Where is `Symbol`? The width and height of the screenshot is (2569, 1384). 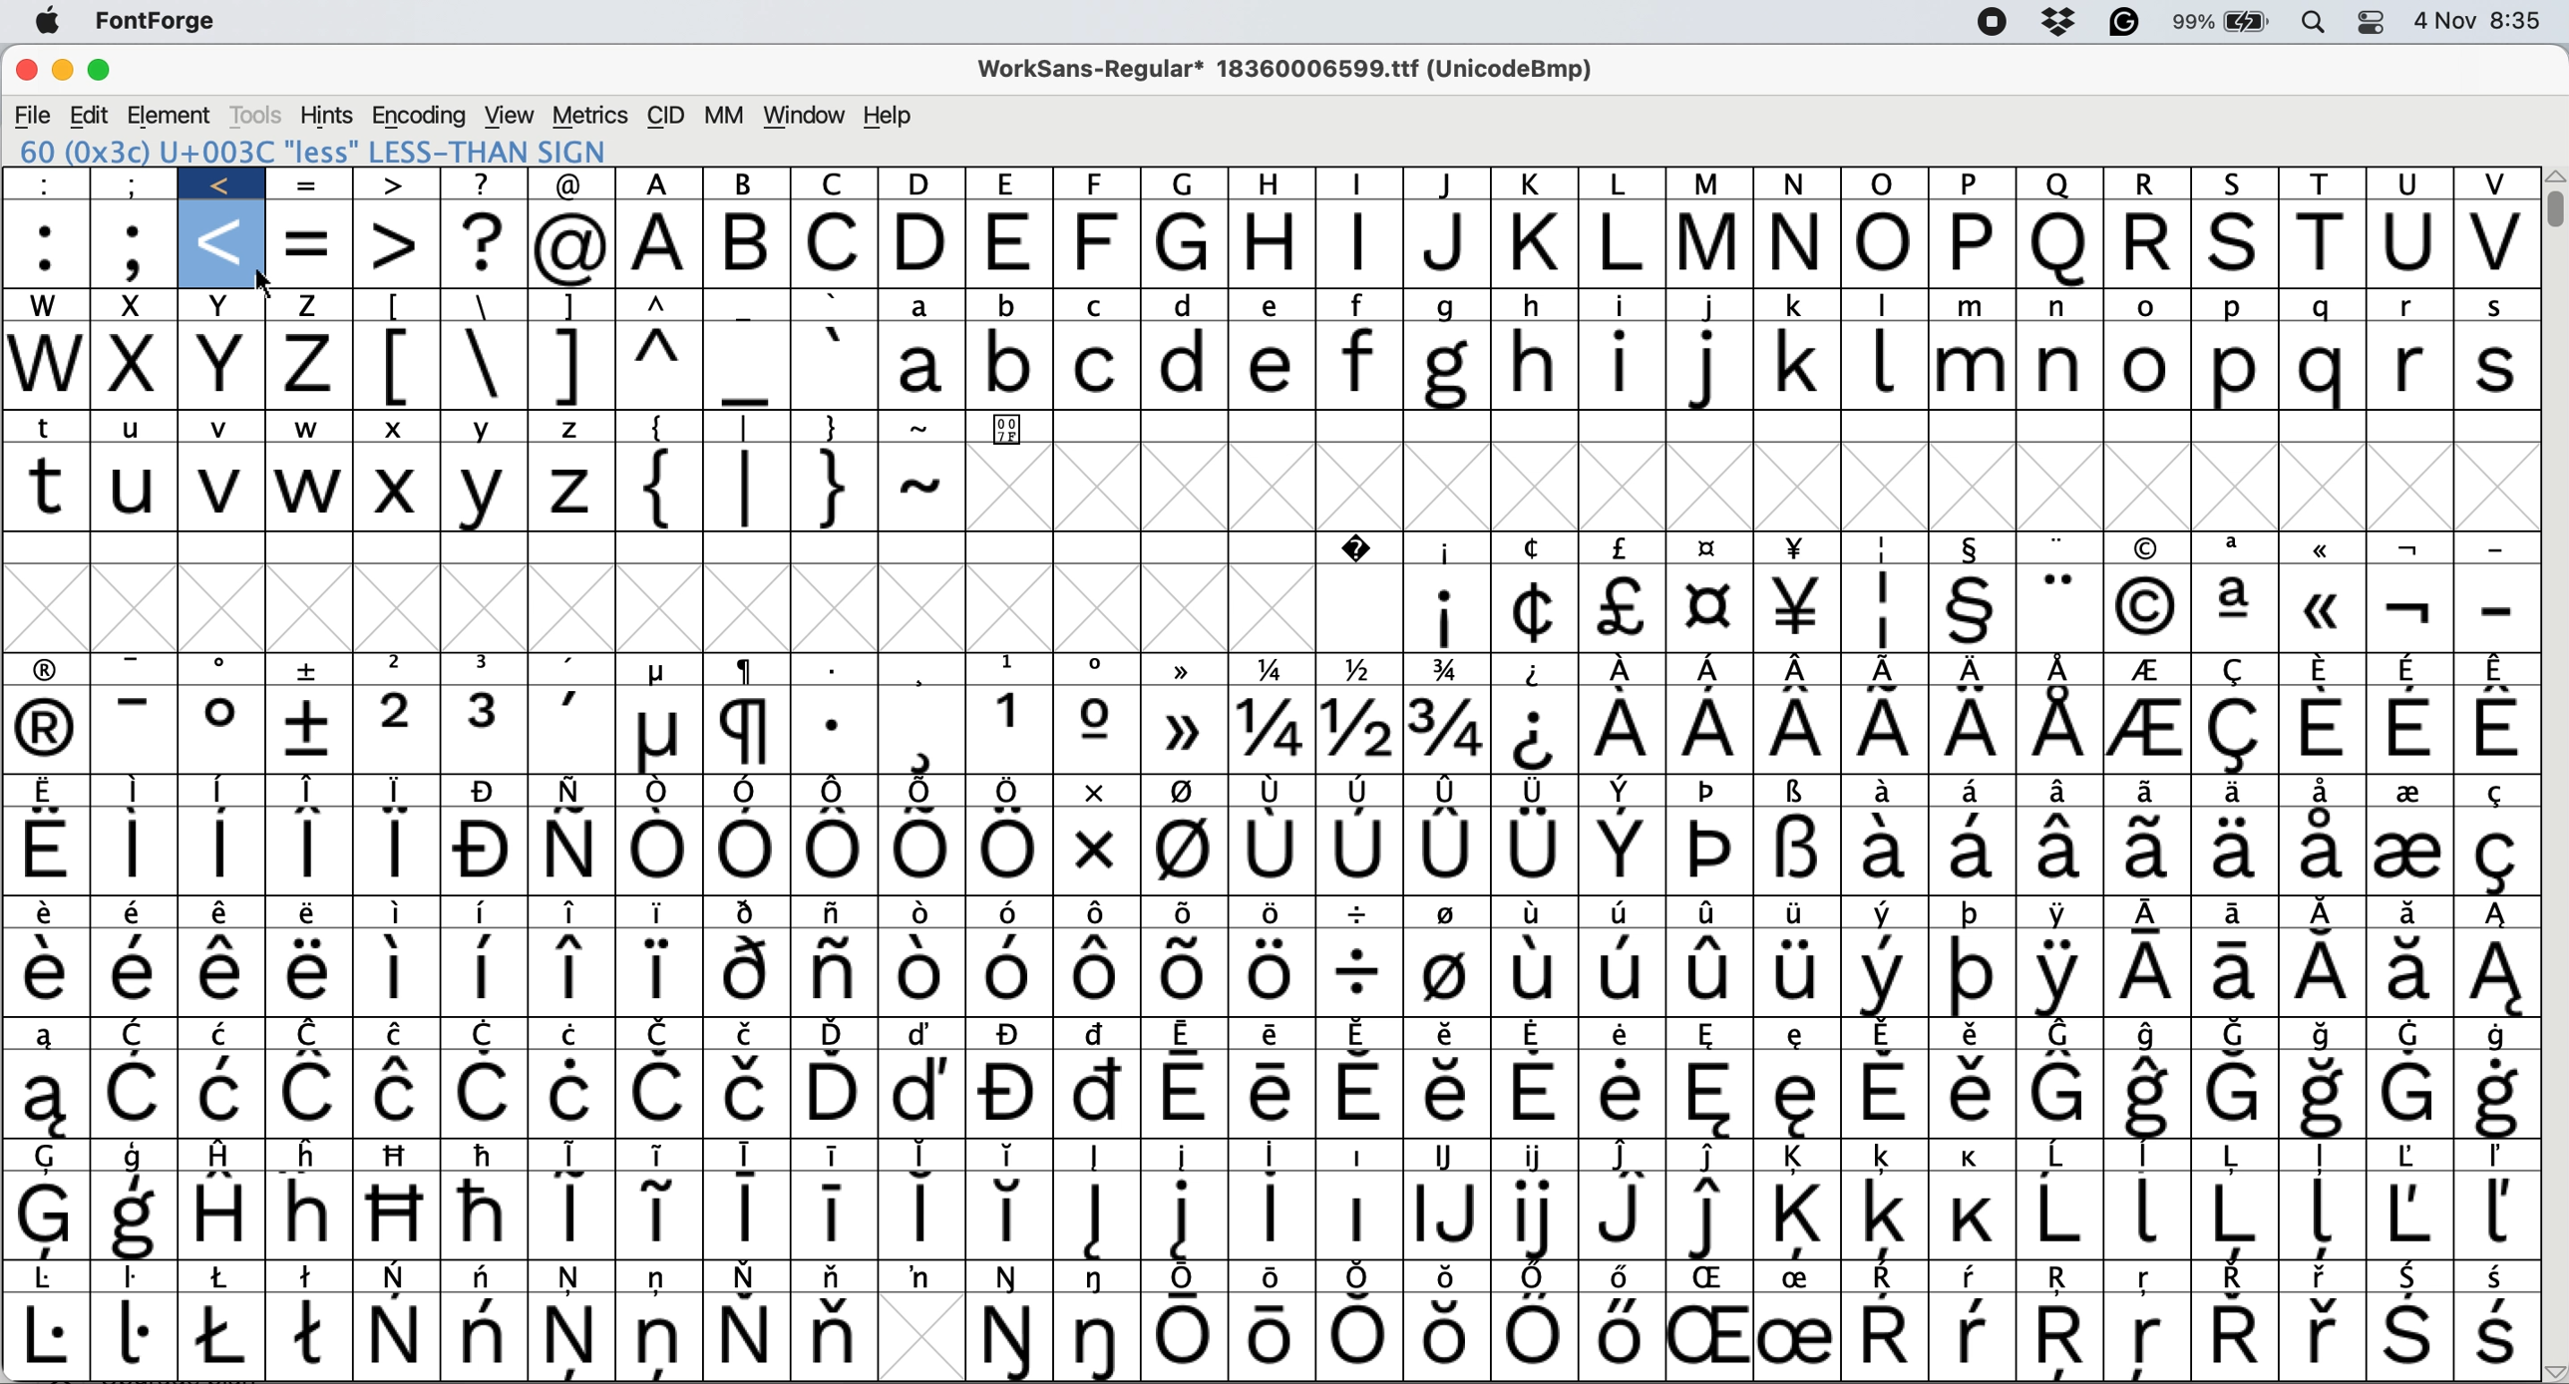
Symbol is located at coordinates (2063, 1035).